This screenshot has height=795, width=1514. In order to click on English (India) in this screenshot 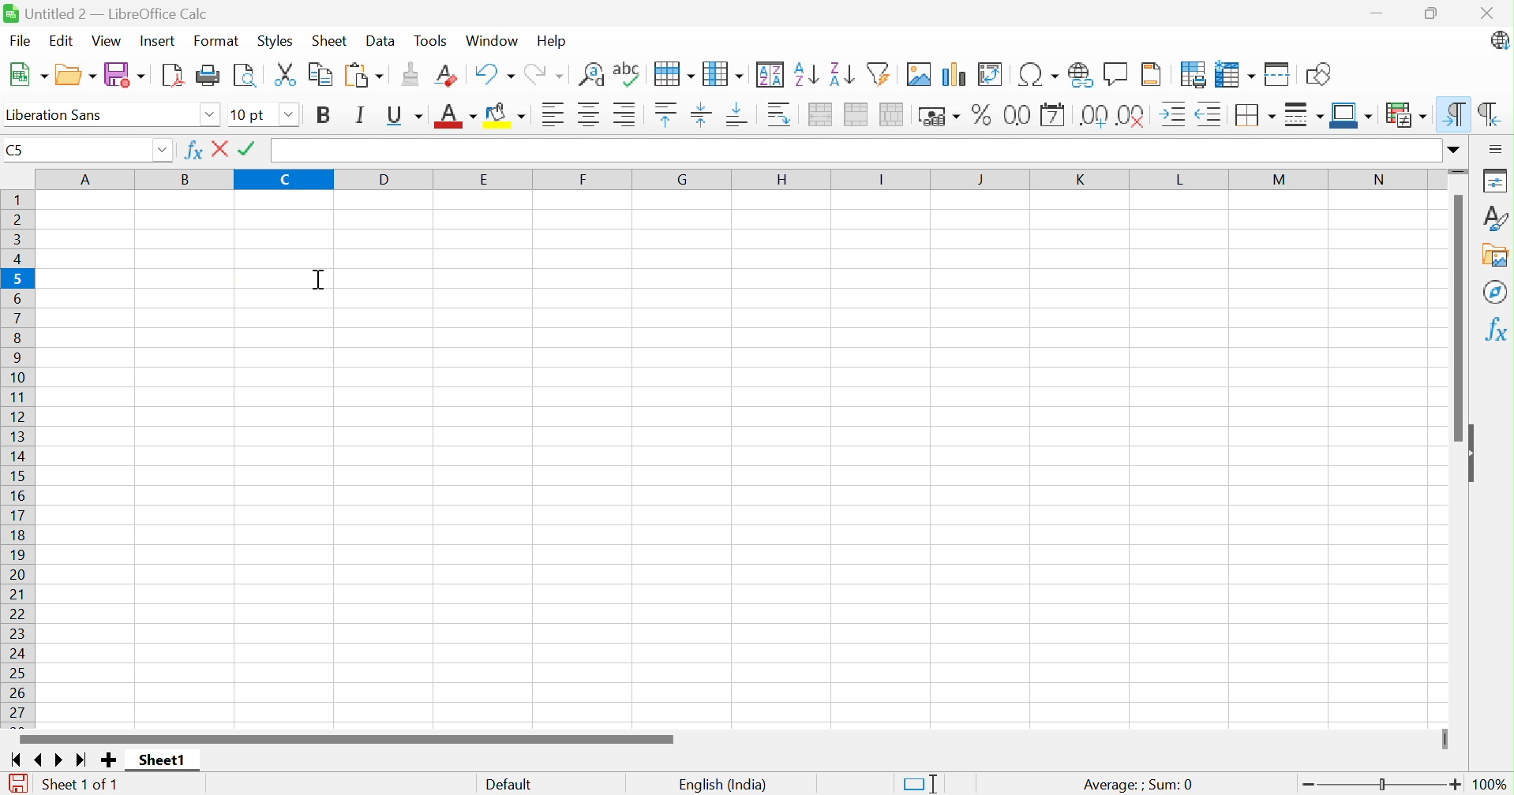, I will do `click(723, 786)`.